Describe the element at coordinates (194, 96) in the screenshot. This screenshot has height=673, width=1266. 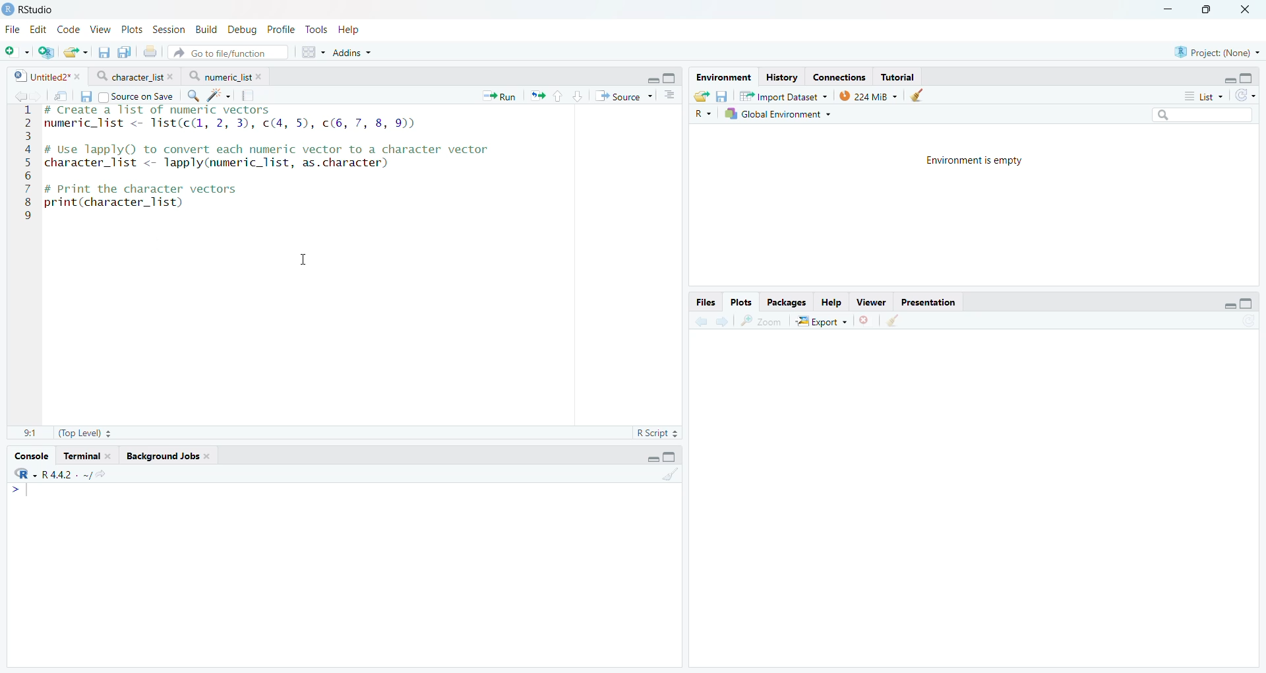
I see `Find/Replace` at that location.